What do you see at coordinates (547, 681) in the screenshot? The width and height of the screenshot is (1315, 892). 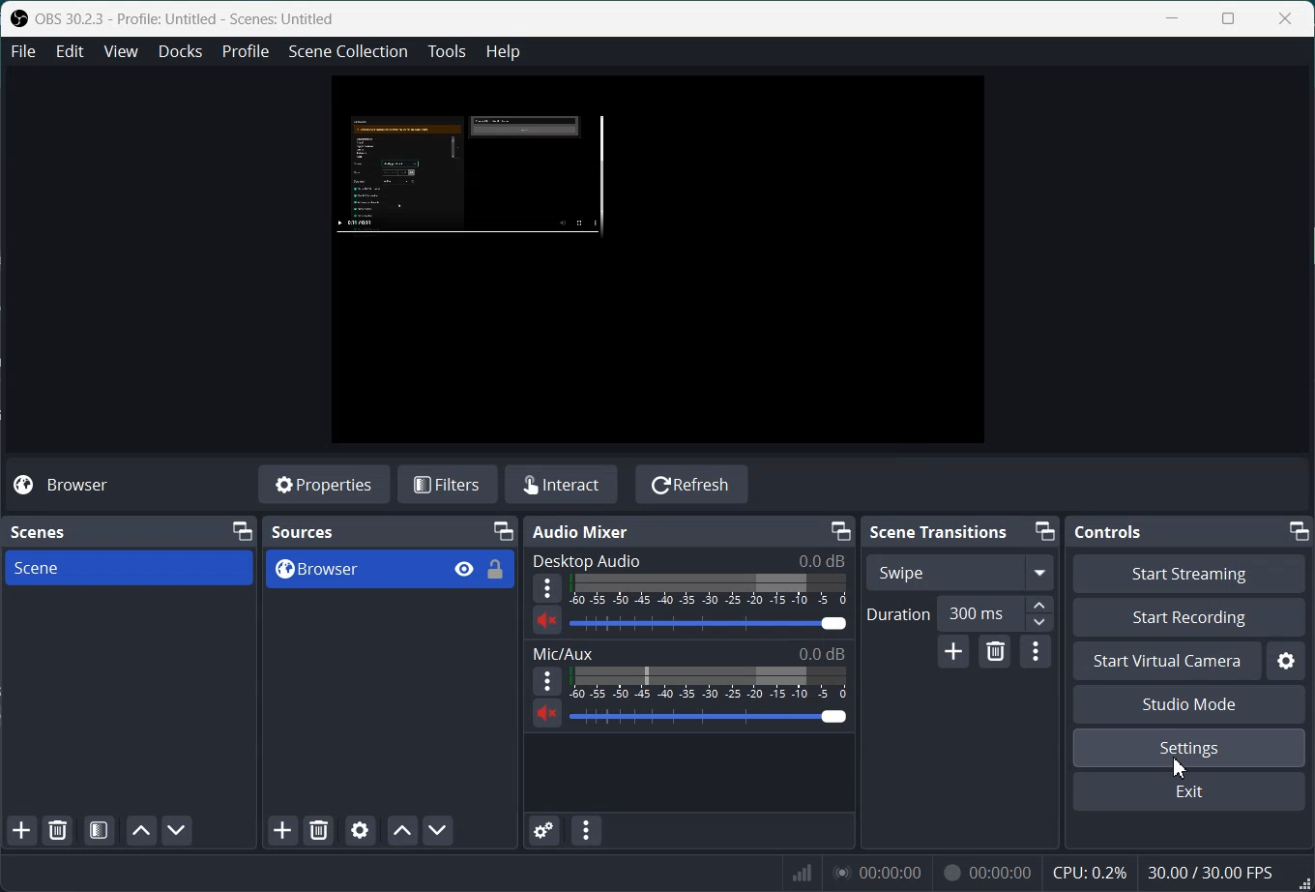 I see `More` at bounding box center [547, 681].